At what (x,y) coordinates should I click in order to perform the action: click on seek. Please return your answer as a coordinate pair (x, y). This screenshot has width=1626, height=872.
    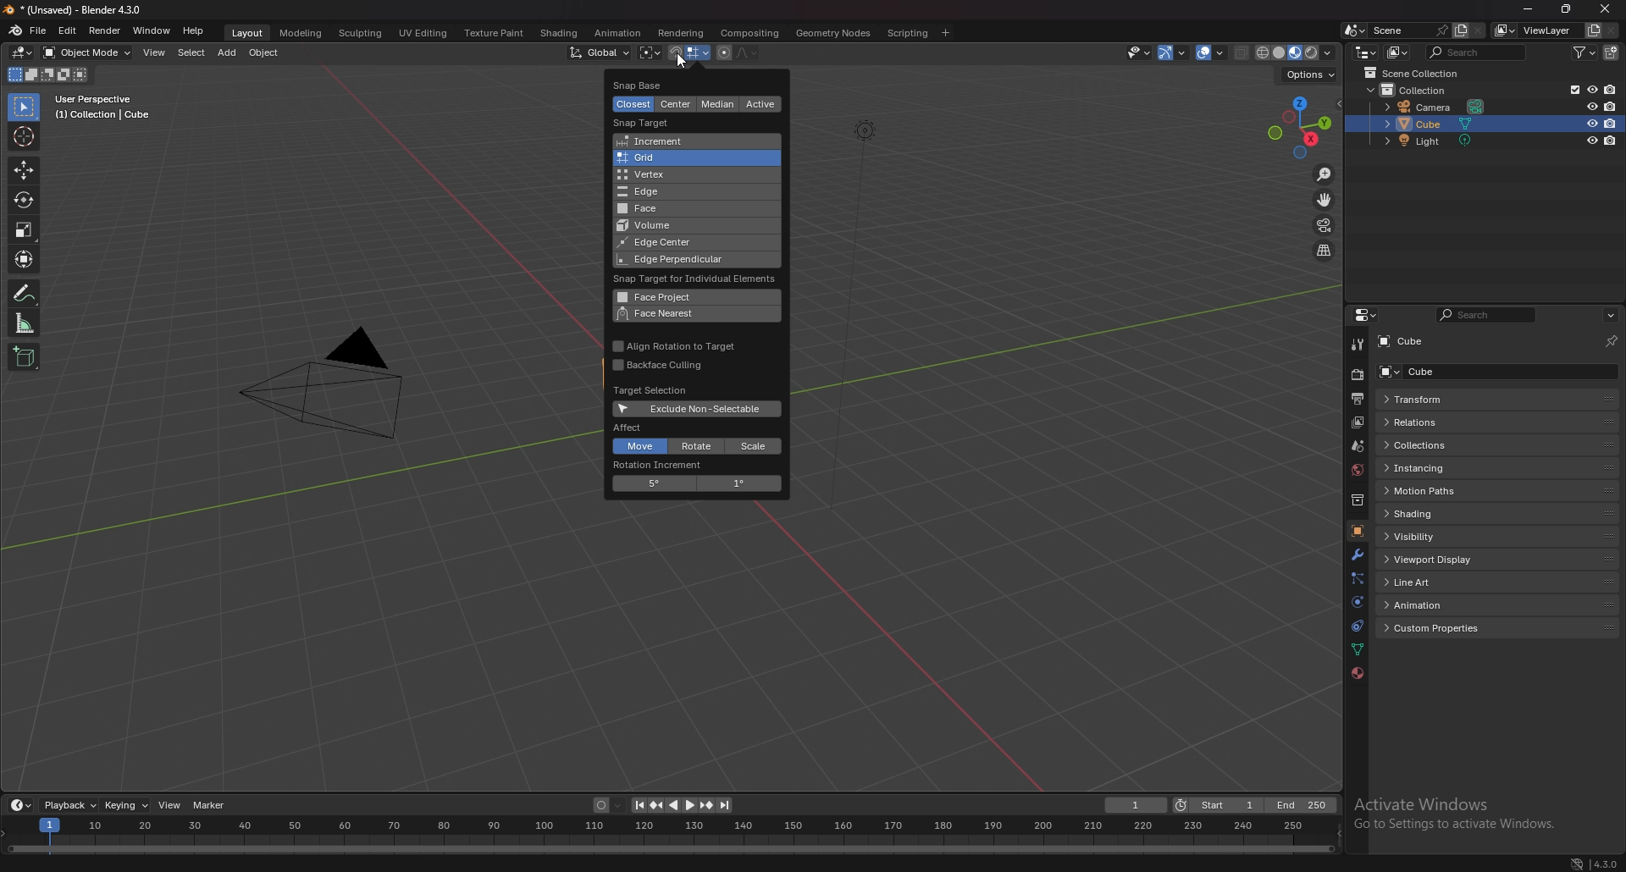
    Looking at the image, I should click on (669, 834).